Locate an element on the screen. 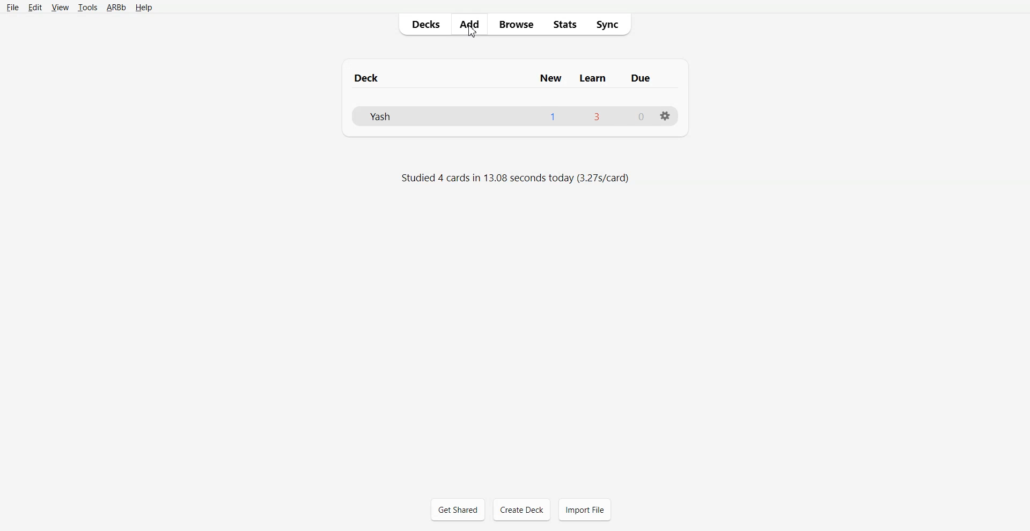  Import File is located at coordinates (585, 509).